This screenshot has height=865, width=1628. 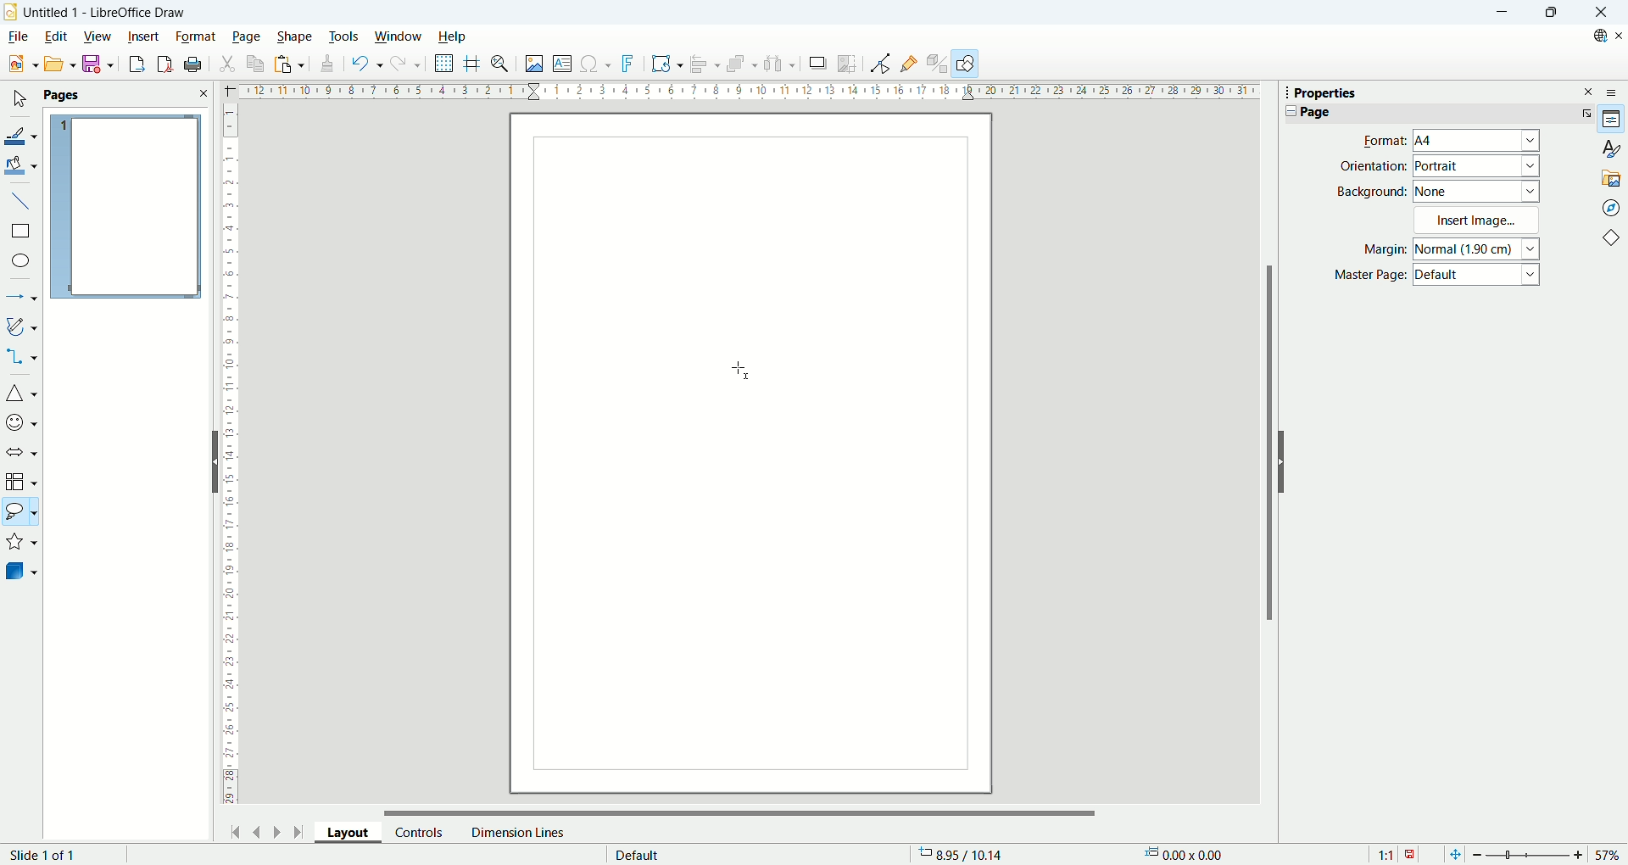 What do you see at coordinates (20, 64) in the screenshot?
I see `new` at bounding box center [20, 64].